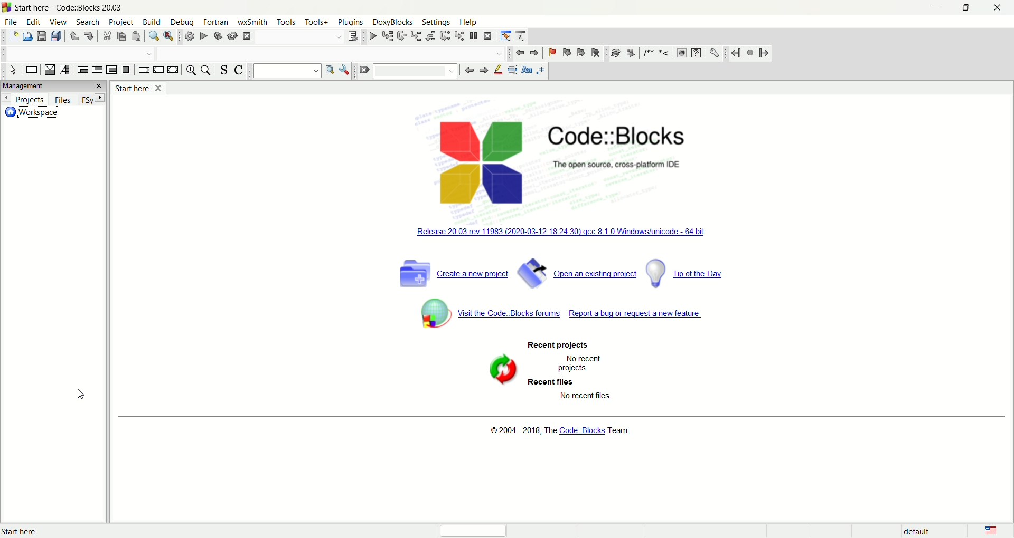  Describe the element at coordinates (582, 430) in the screenshot. I see `` at that location.